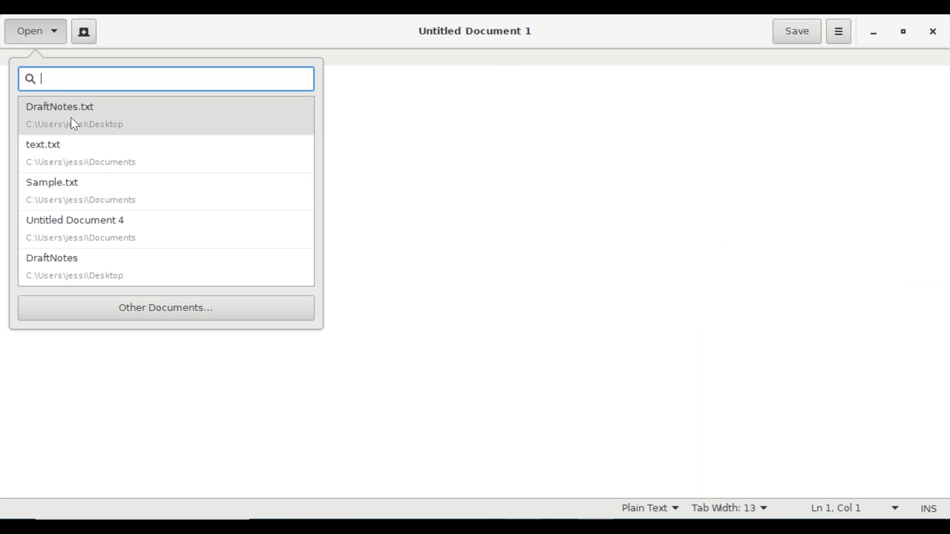  I want to click on Line & column, so click(853, 508).